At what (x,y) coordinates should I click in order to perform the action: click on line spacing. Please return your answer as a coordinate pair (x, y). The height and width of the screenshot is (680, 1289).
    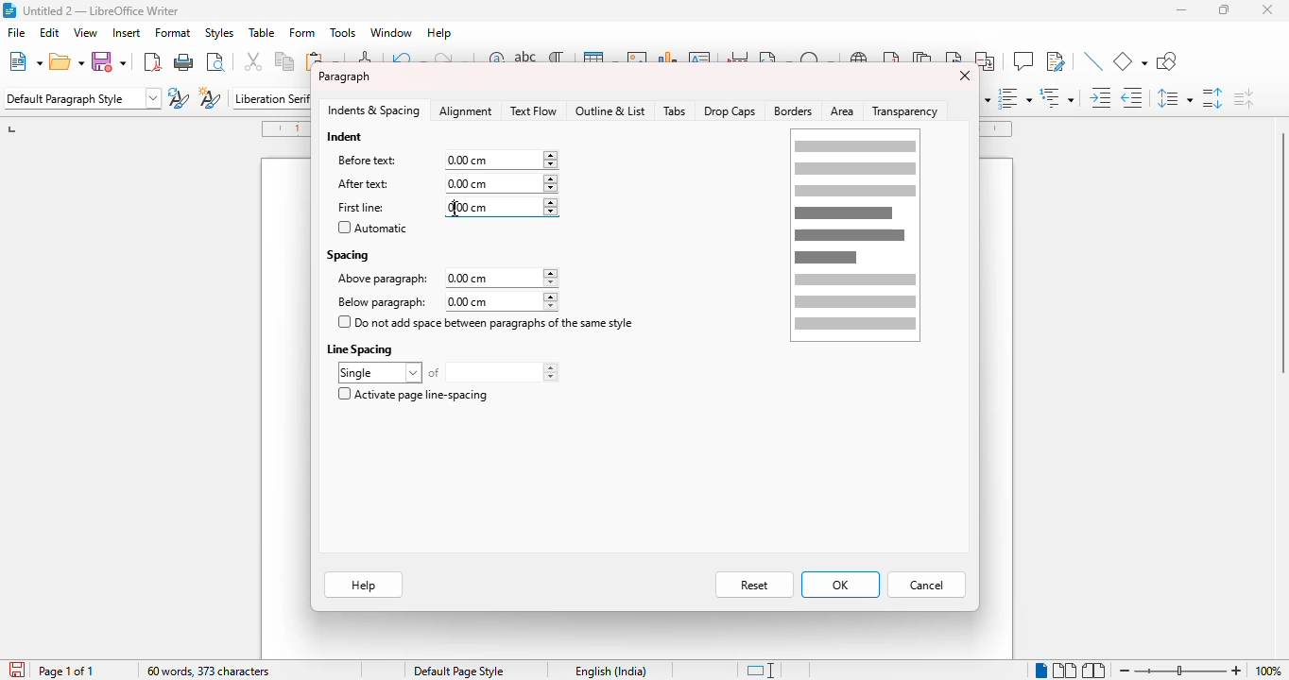
    Looking at the image, I should click on (362, 348).